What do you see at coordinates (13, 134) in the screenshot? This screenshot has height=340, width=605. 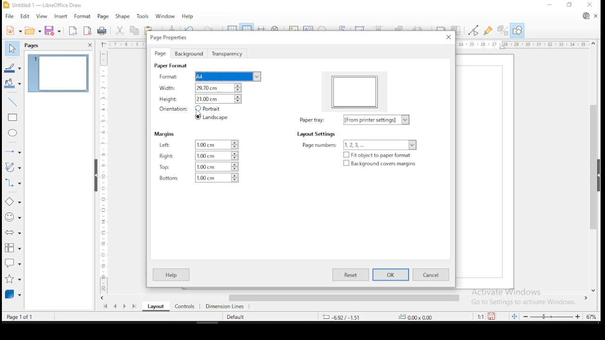 I see `ellipse` at bounding box center [13, 134].